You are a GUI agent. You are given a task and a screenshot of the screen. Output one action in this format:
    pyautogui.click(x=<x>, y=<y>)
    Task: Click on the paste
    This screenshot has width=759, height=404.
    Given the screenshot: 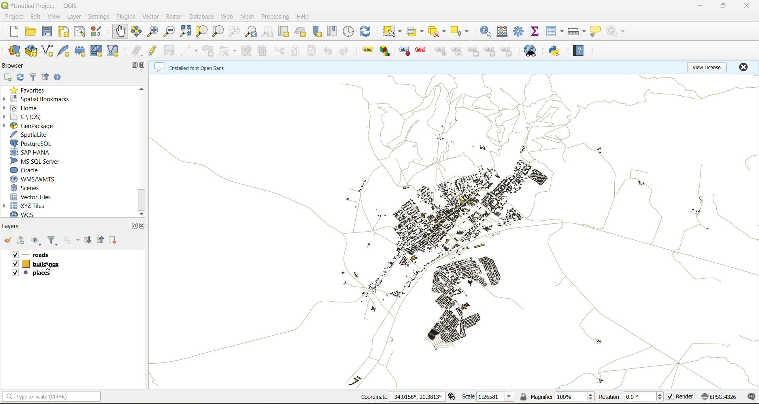 What is the action you would take?
    pyautogui.click(x=313, y=51)
    